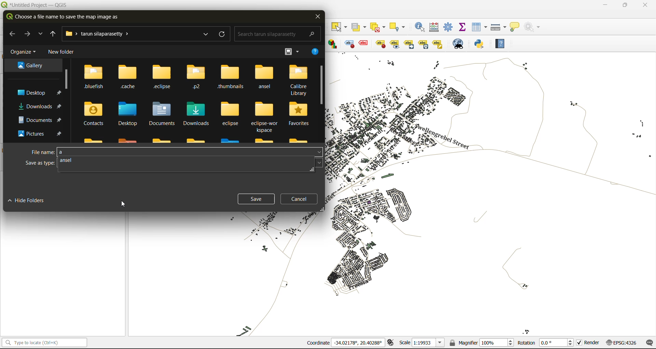 Image resolution: width=656 pixels, height=349 pixels. Describe the element at coordinates (176, 152) in the screenshot. I see `file name` at that location.